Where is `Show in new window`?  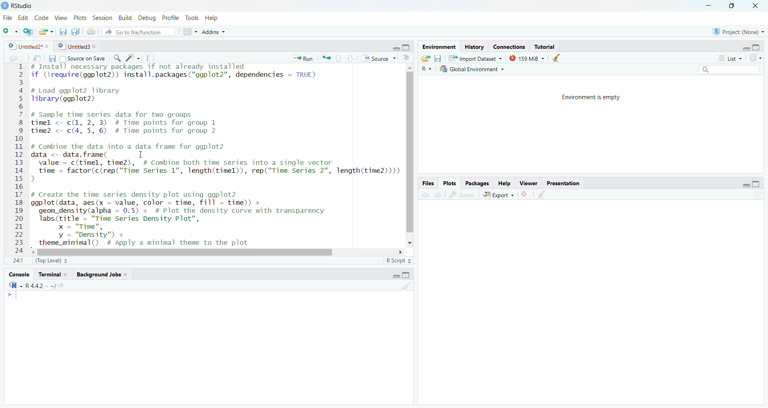 Show in new window is located at coordinates (36, 60).